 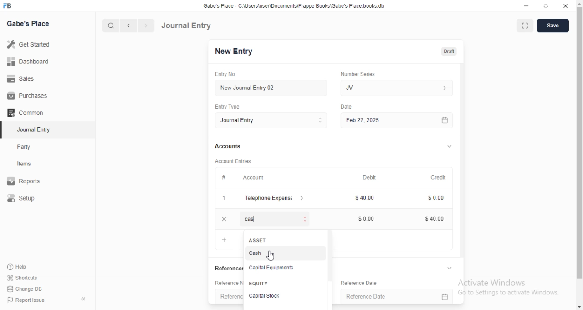 I want to click on ‘Reference Number, so click(x=223, y=296).